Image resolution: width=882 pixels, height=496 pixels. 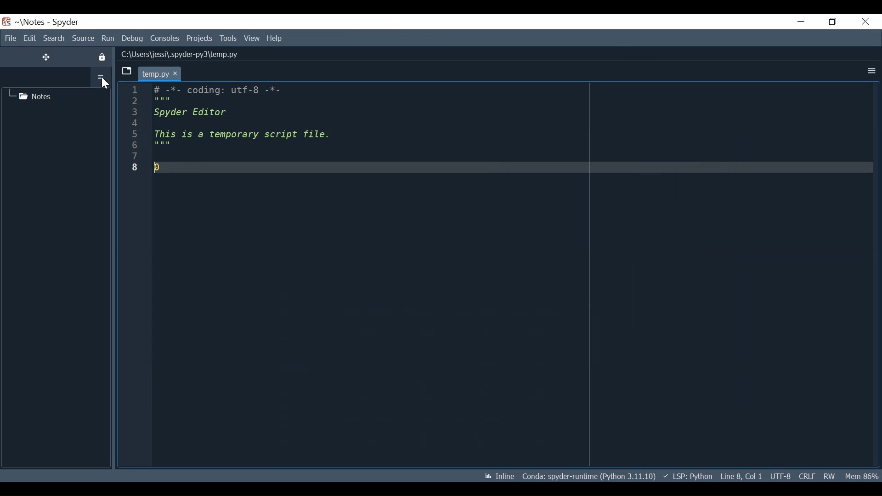 I want to click on Cursor, so click(x=104, y=85).